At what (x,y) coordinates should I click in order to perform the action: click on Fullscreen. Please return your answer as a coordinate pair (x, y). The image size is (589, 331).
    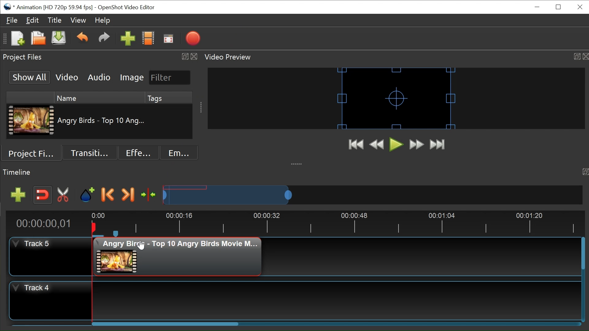
    Looking at the image, I should click on (168, 40).